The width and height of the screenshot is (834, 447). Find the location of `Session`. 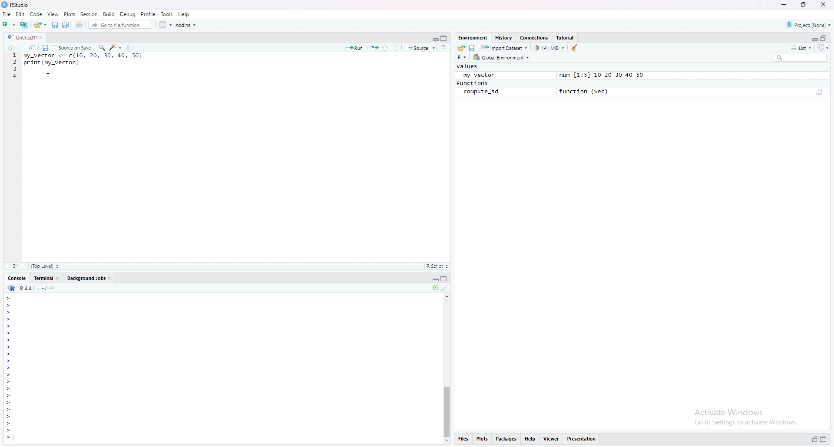

Session is located at coordinates (89, 14).